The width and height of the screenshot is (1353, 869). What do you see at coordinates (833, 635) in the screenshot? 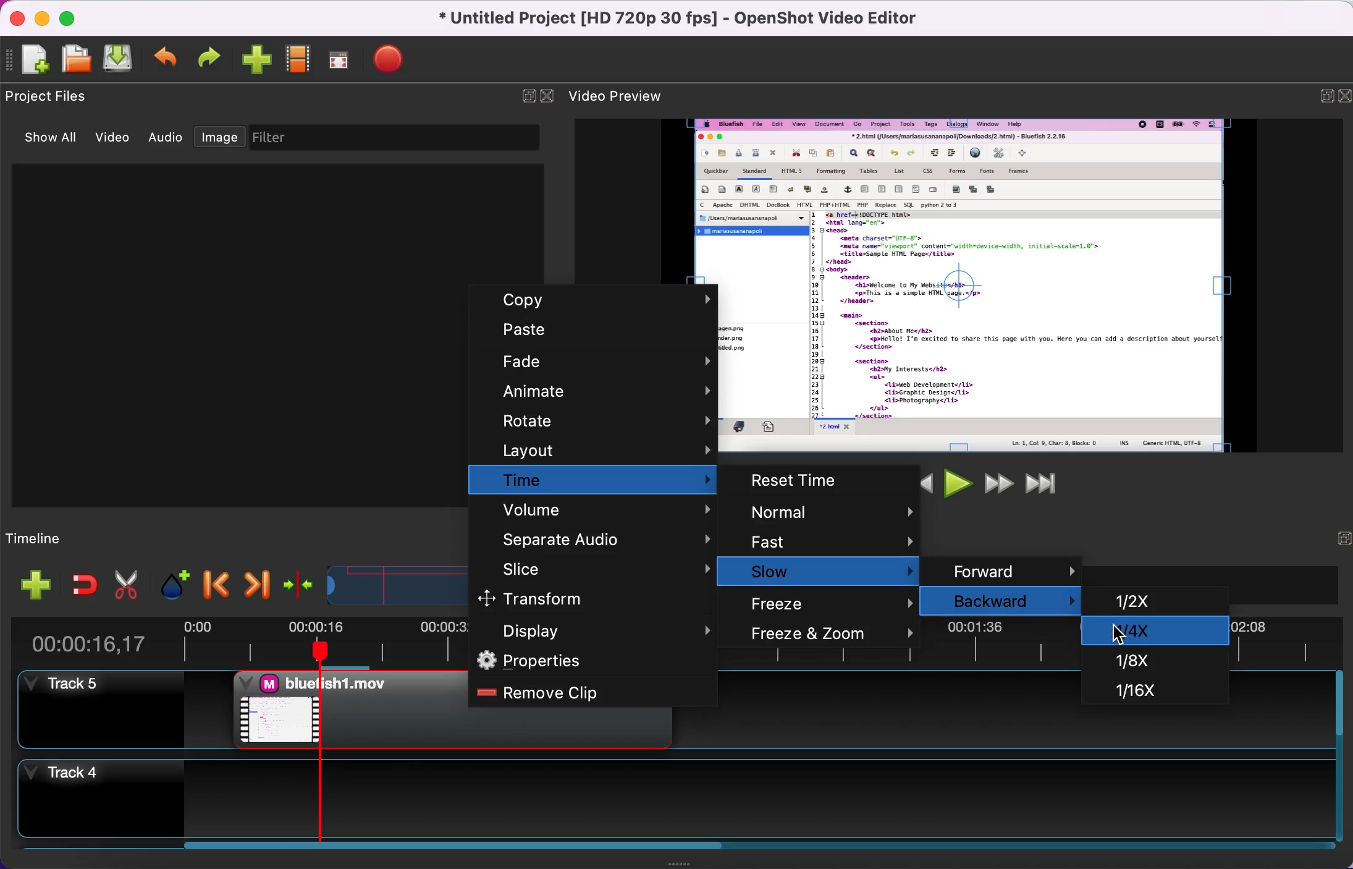
I see `freeze and zoom` at bounding box center [833, 635].